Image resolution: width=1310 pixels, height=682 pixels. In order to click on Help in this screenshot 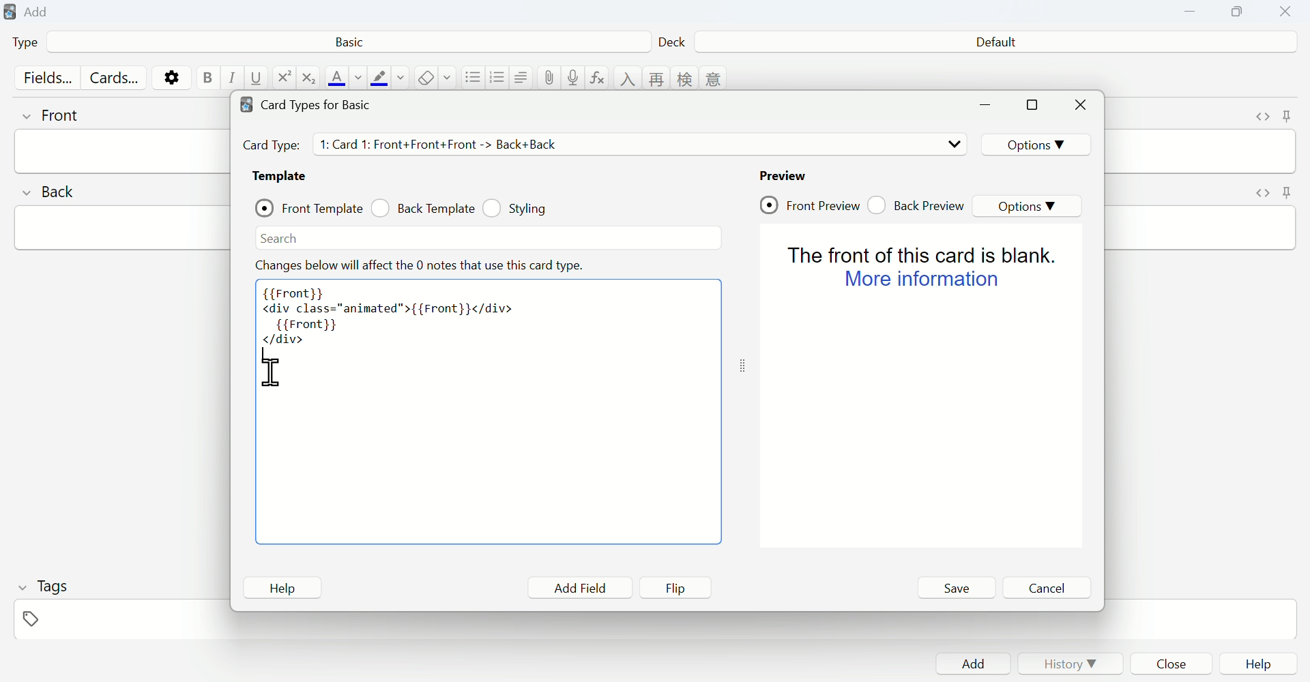, I will do `click(1259, 664)`.